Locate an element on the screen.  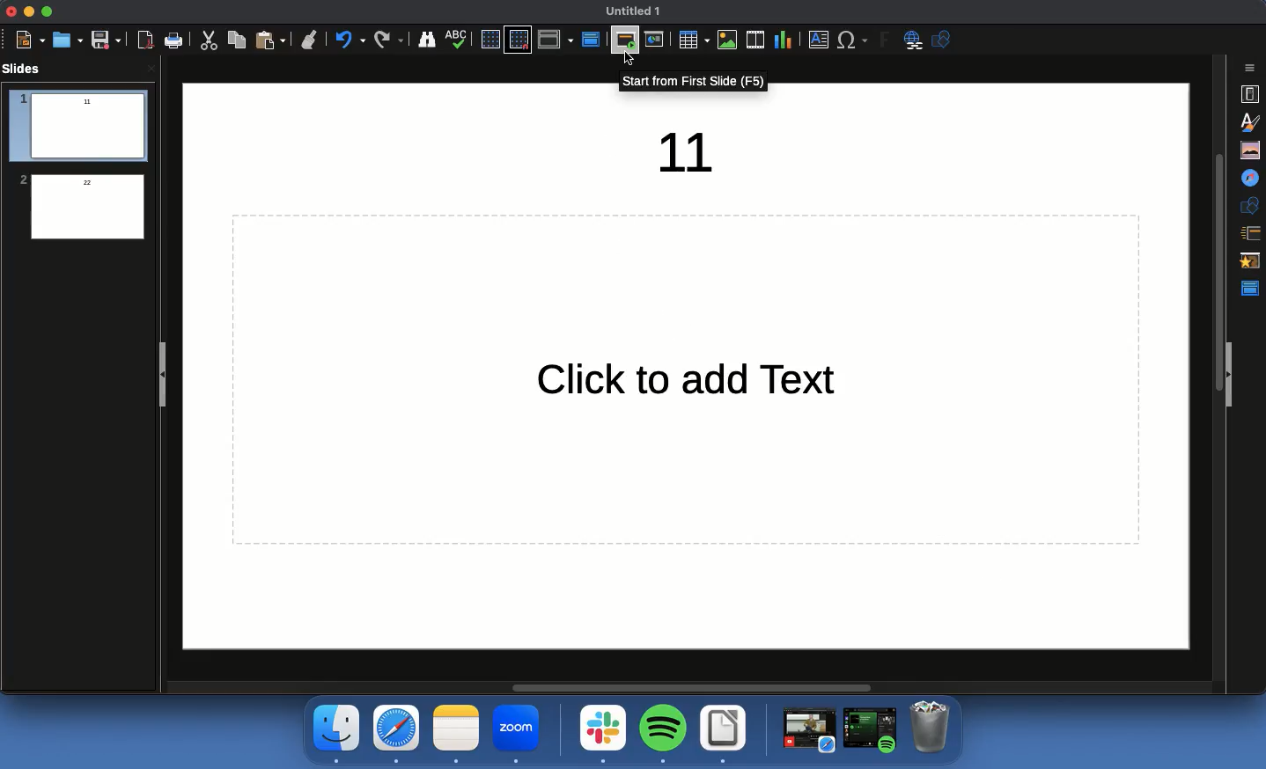
Chart is located at coordinates (784, 40).